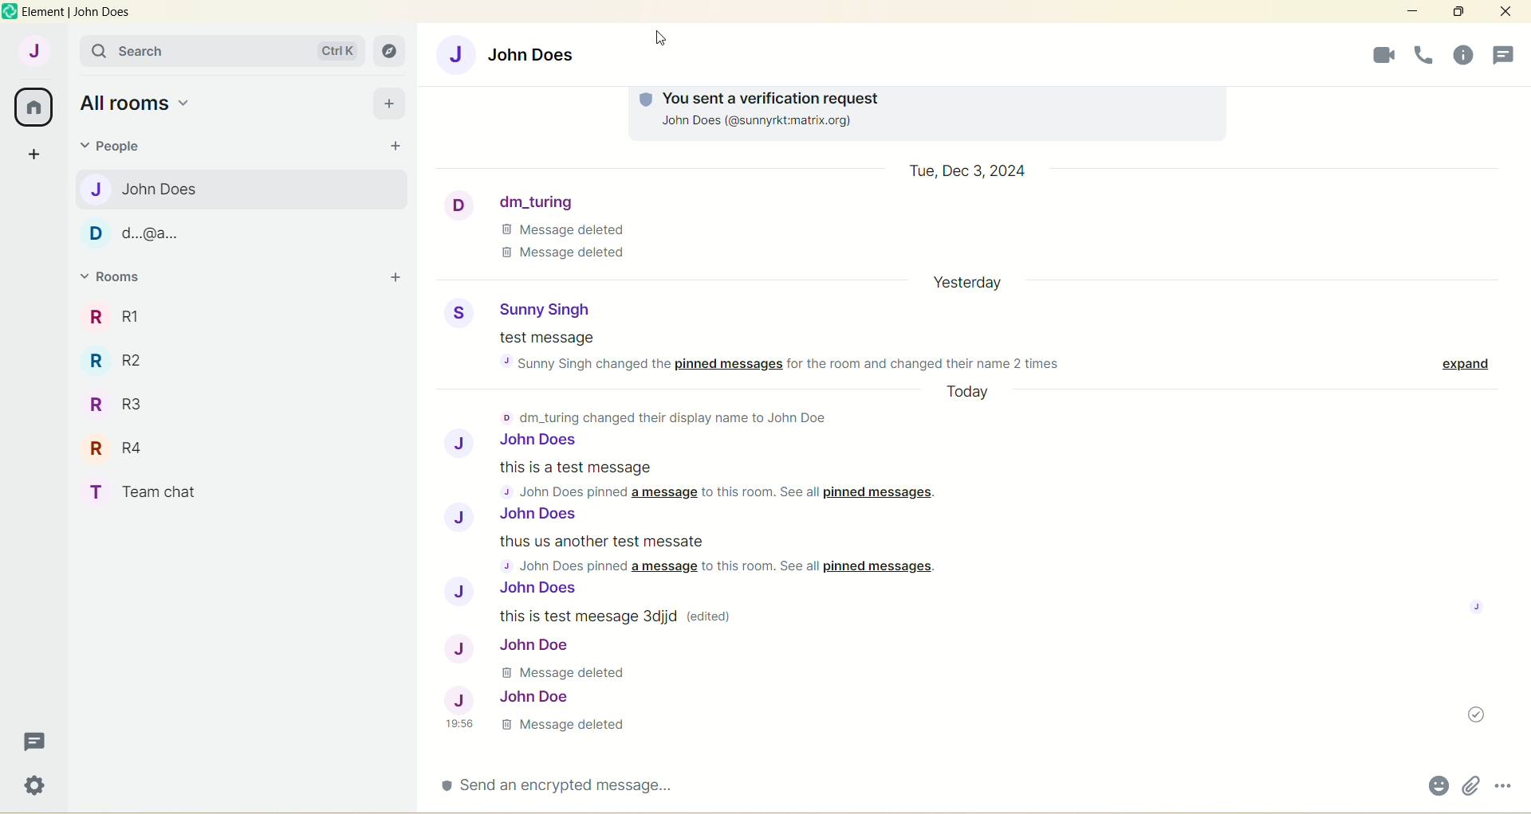 This screenshot has height=814, width=1531. What do you see at coordinates (33, 787) in the screenshot?
I see `quick settings` at bounding box center [33, 787].